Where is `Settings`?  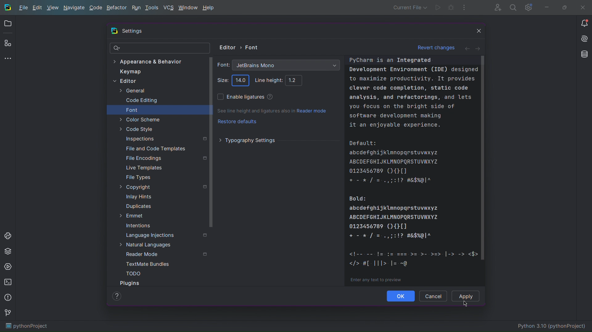
Settings is located at coordinates (528, 8).